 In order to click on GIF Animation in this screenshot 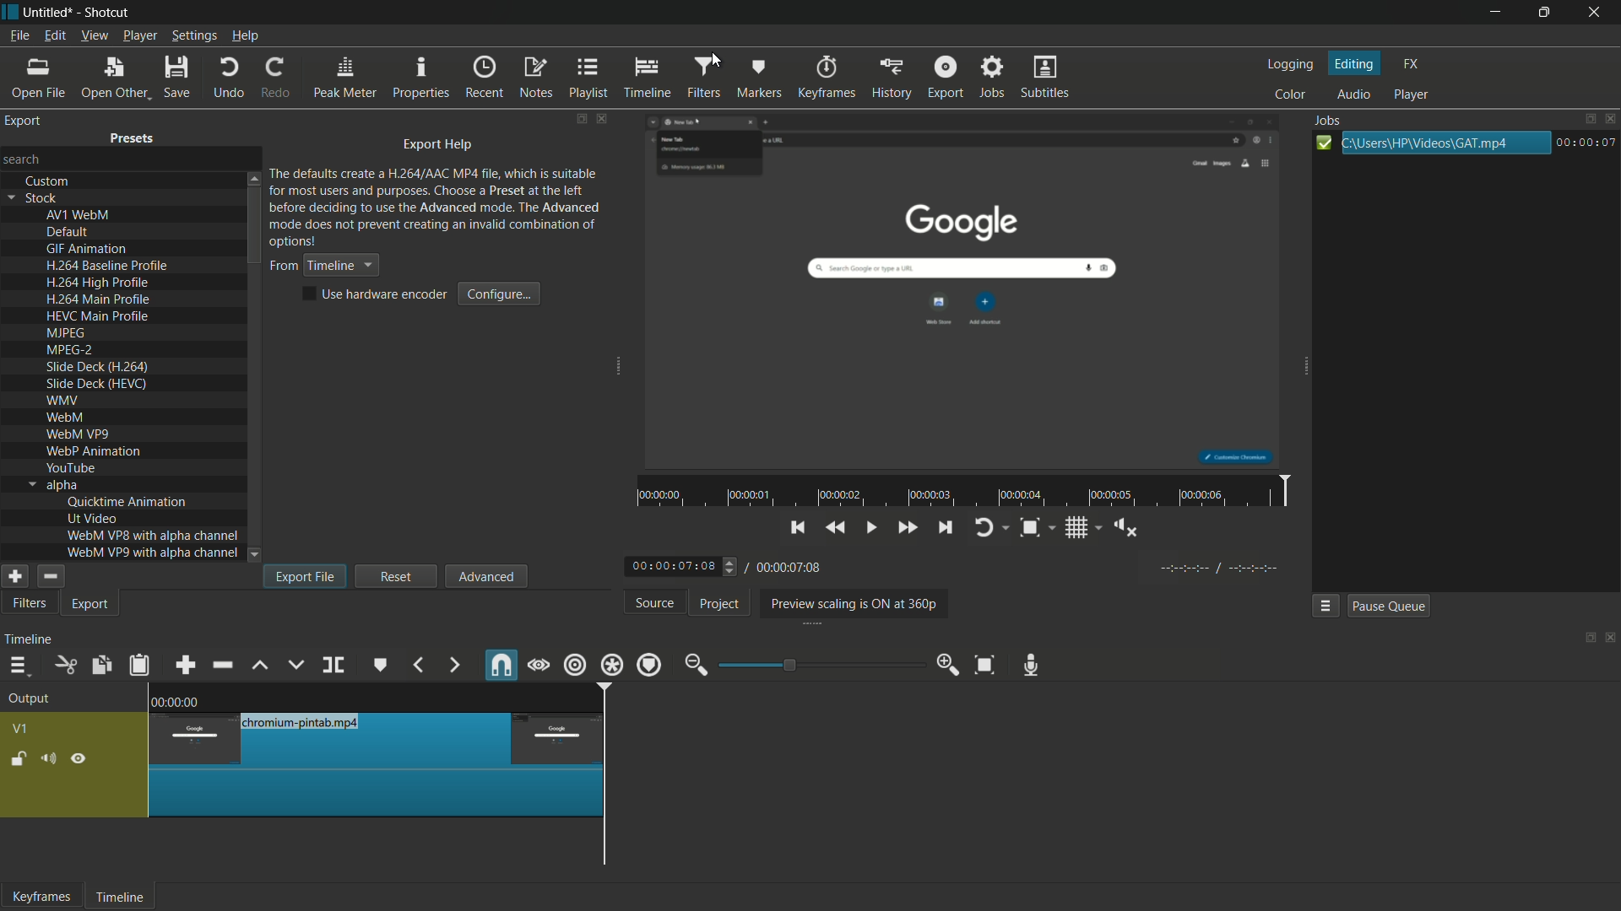, I will do `click(87, 249)`.